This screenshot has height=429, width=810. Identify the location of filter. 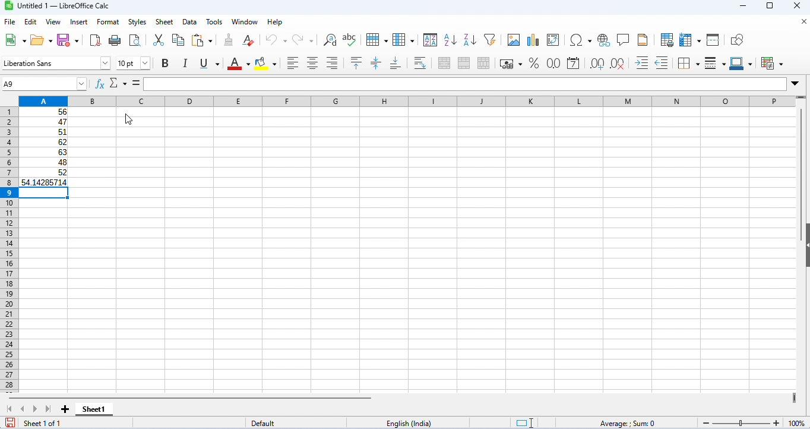
(490, 39).